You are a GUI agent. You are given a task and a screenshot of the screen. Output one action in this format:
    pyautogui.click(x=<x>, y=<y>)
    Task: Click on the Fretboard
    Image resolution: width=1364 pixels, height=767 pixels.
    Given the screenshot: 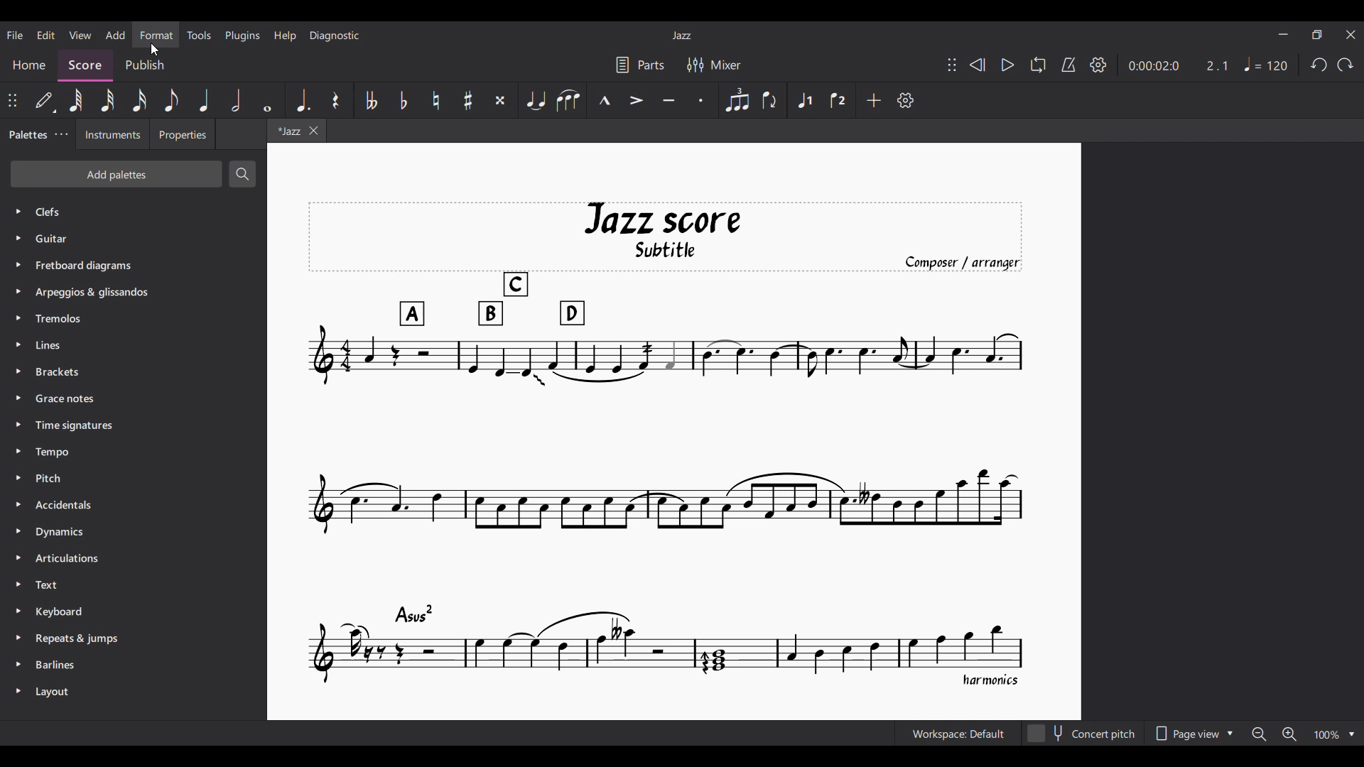 What is the action you would take?
    pyautogui.click(x=82, y=266)
    